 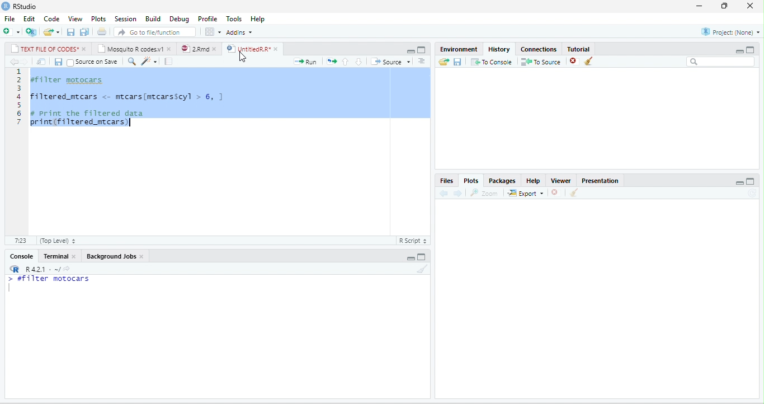 I want to click on code tools, so click(x=149, y=62).